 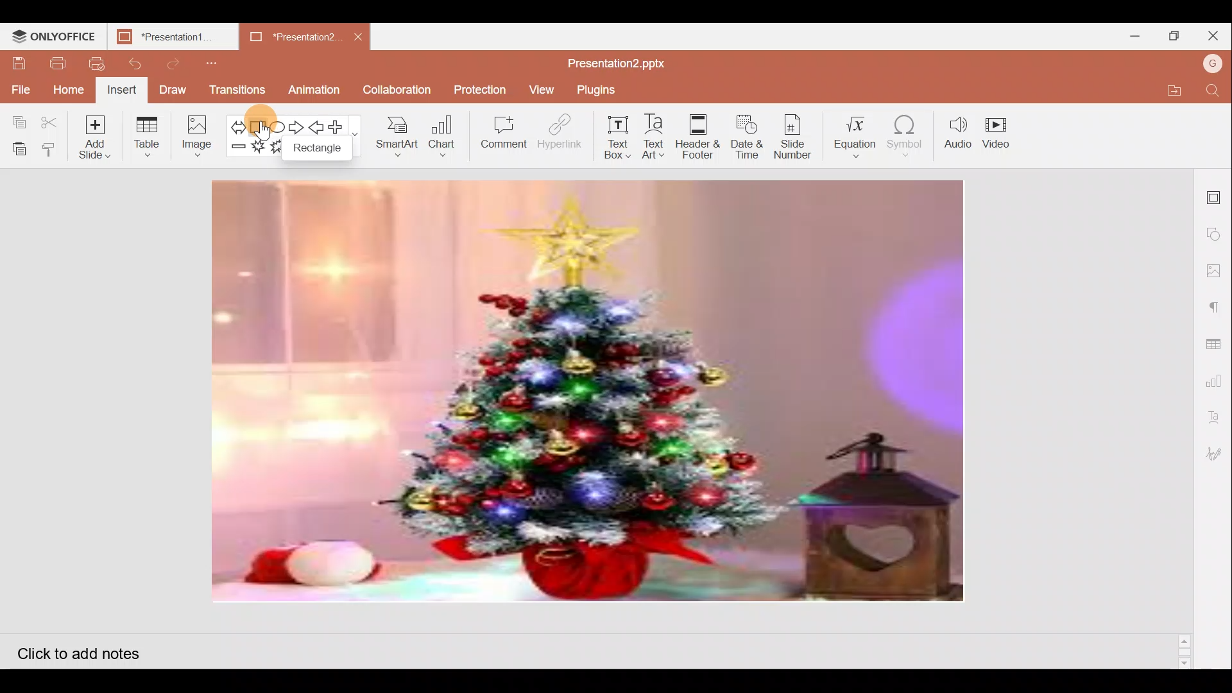 I want to click on Paste, so click(x=16, y=148).